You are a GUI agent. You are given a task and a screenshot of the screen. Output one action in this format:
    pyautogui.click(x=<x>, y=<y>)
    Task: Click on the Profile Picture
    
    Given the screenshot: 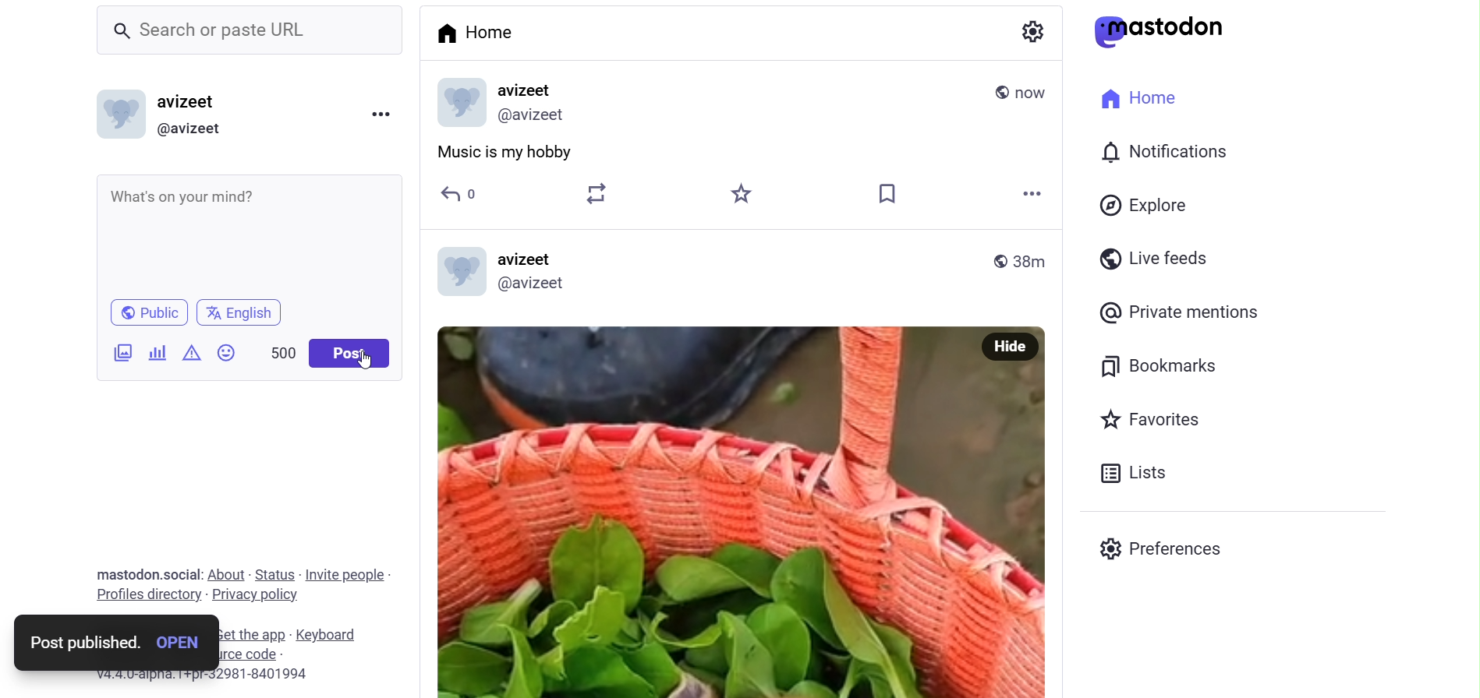 What is the action you would take?
    pyautogui.click(x=118, y=114)
    